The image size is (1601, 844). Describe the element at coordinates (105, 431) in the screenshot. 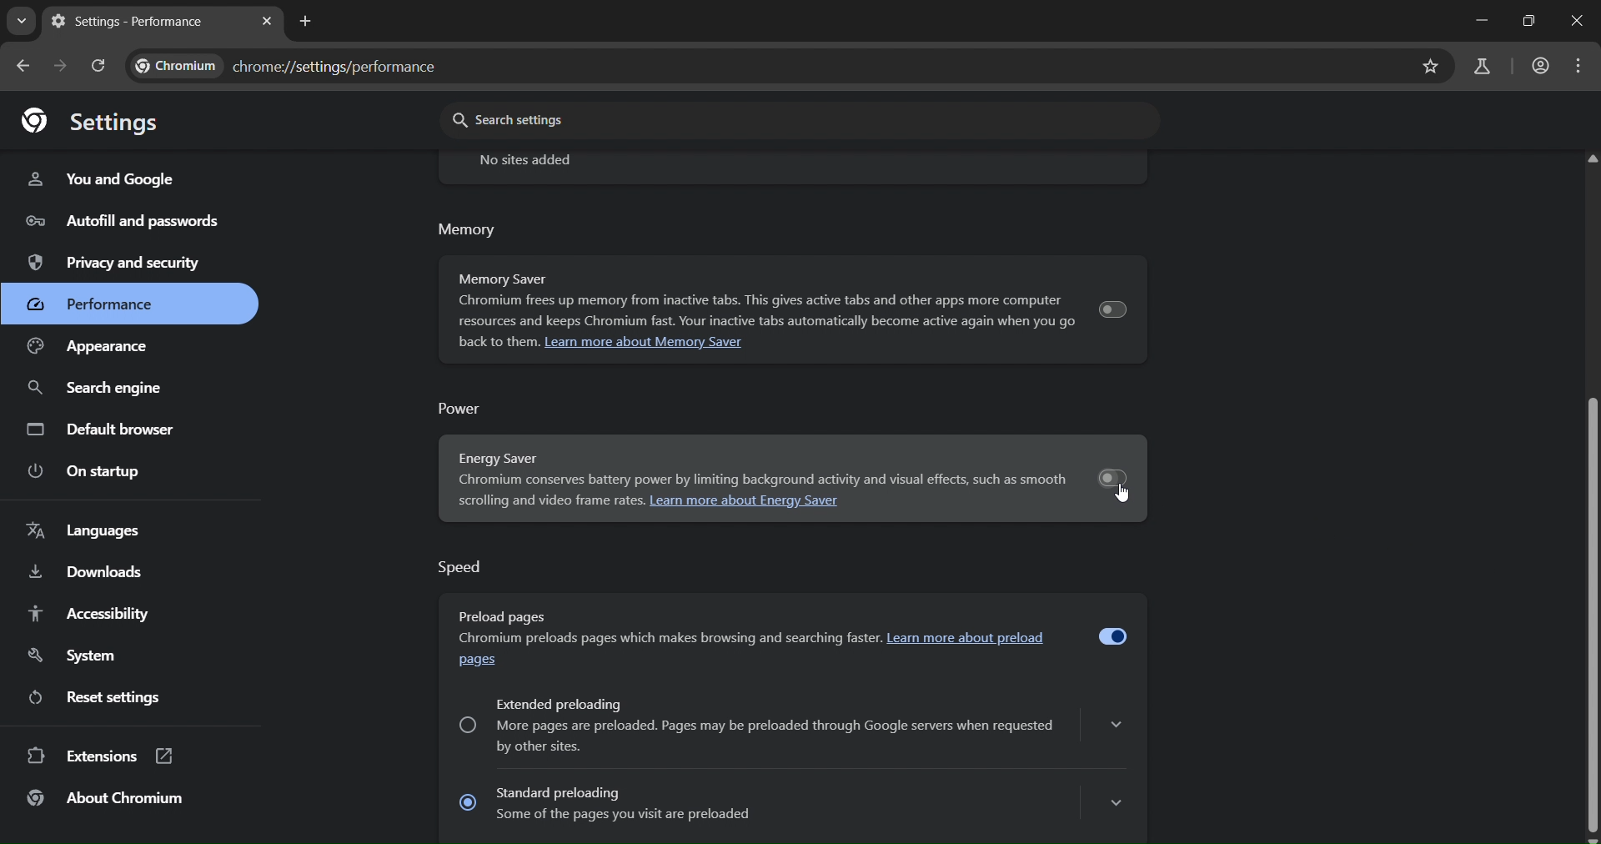

I see `default browser` at that location.